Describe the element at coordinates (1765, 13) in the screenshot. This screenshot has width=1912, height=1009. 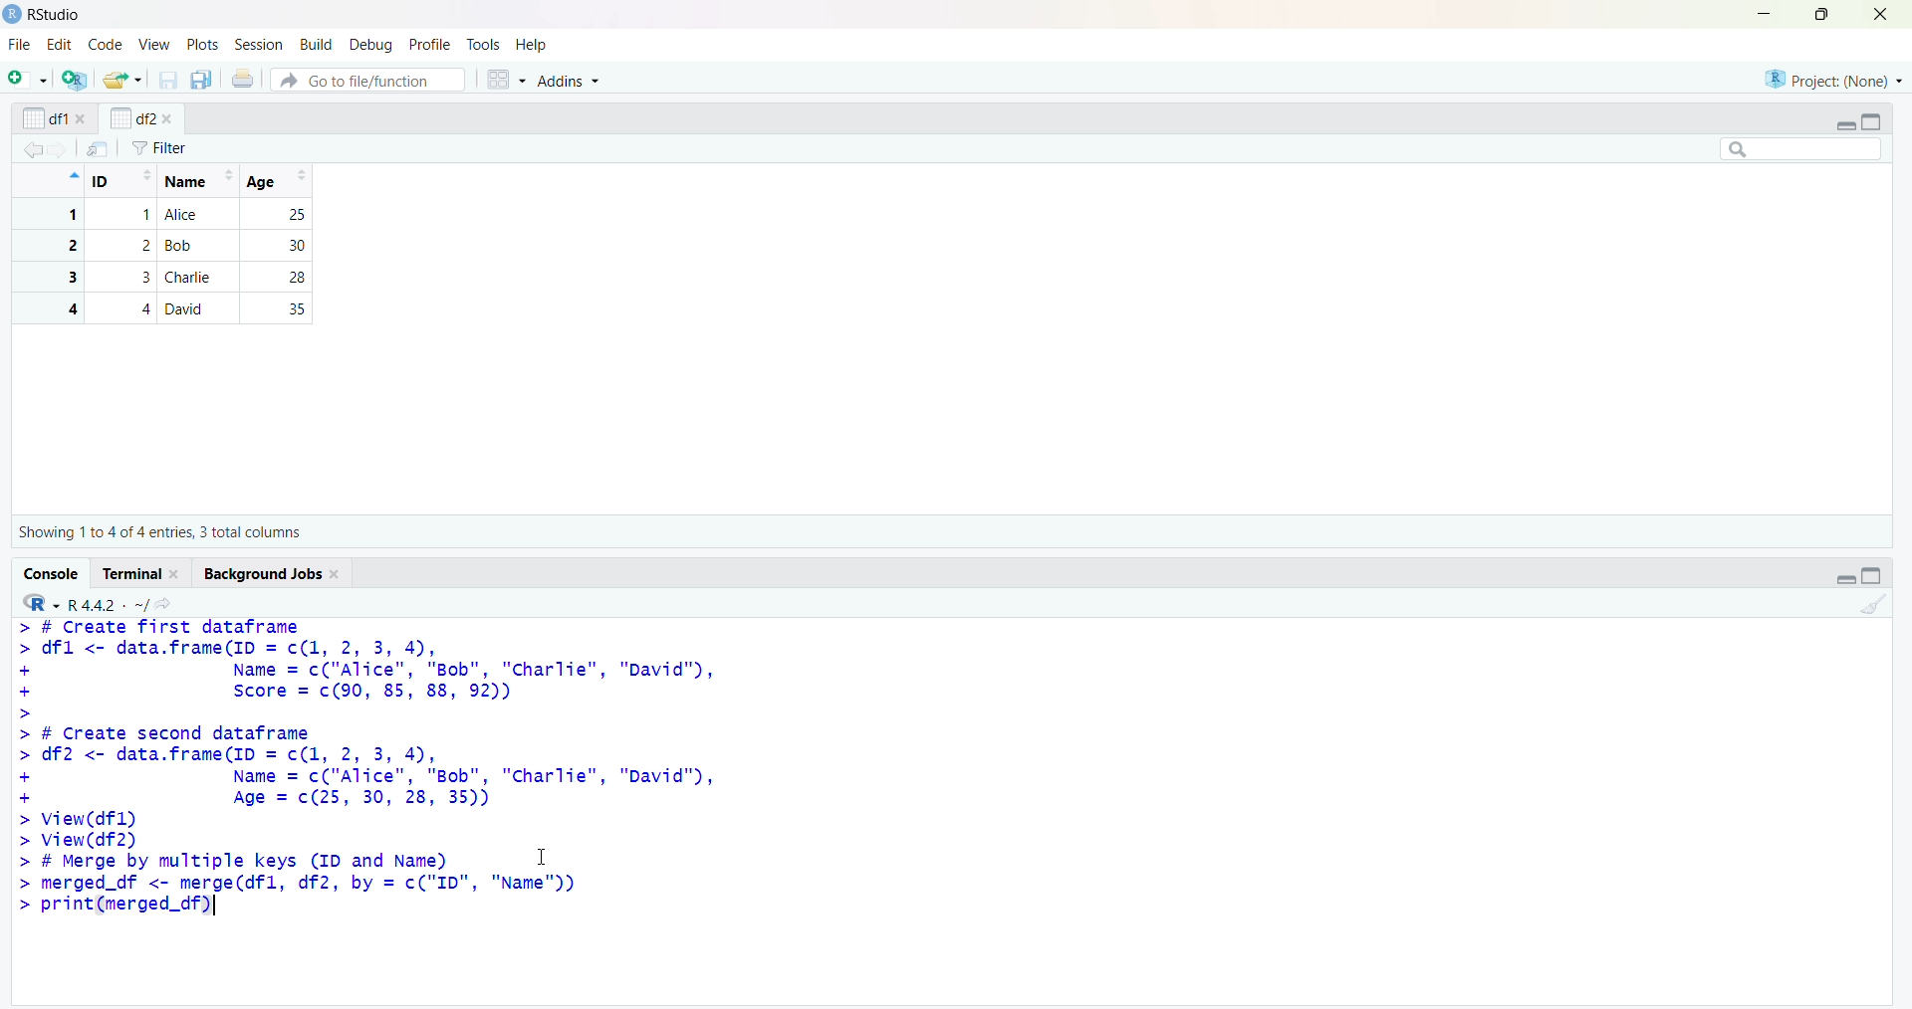
I see `minimise` at that location.